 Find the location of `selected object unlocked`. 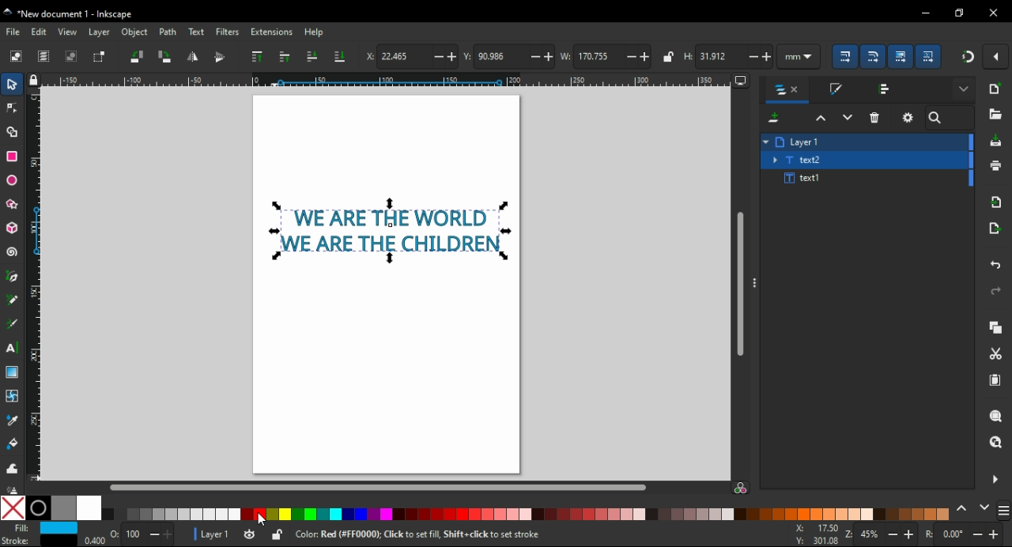

selected object unlocked is located at coordinates (277, 535).